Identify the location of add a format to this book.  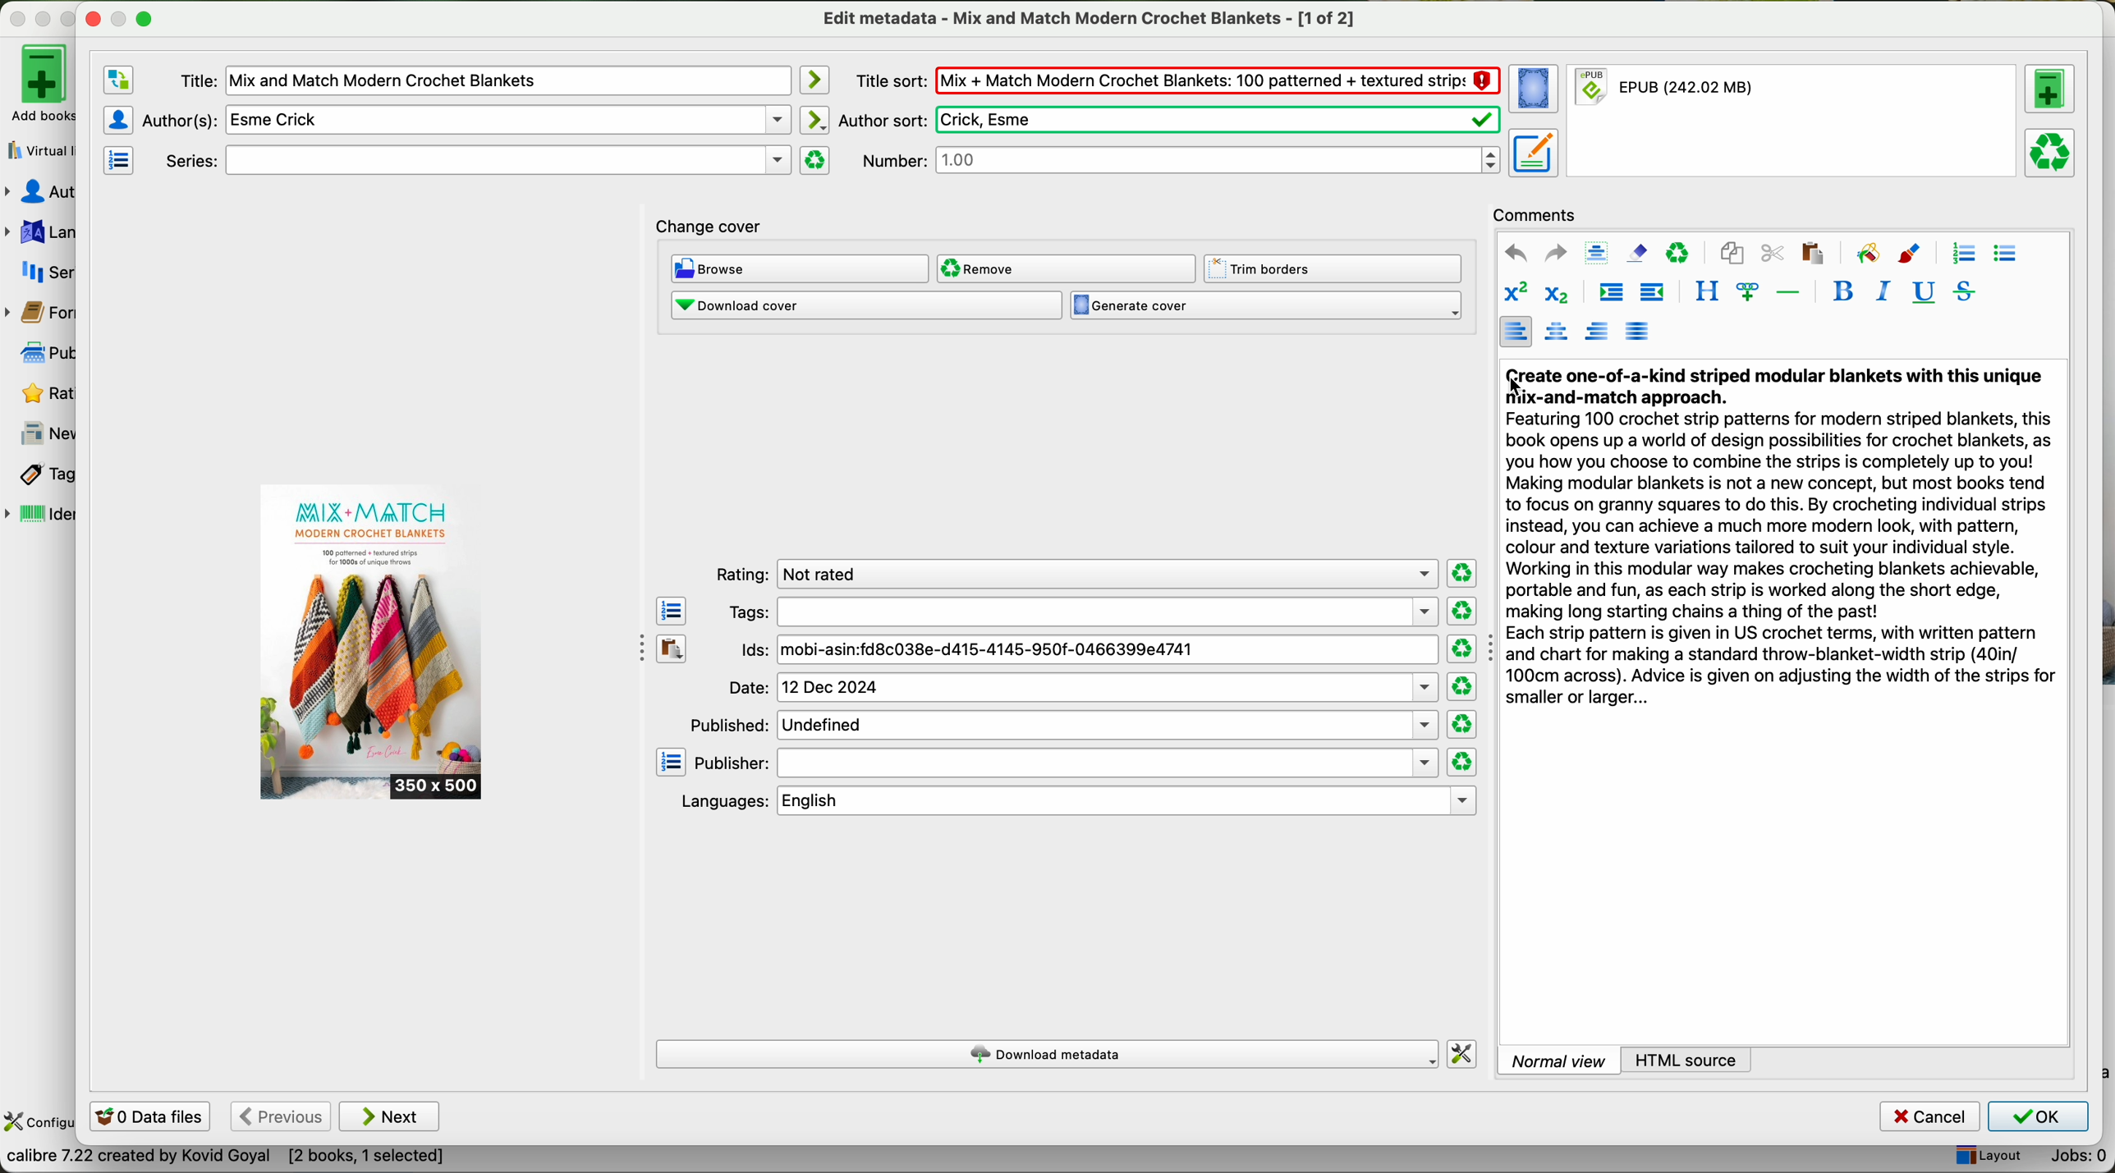
(2050, 89).